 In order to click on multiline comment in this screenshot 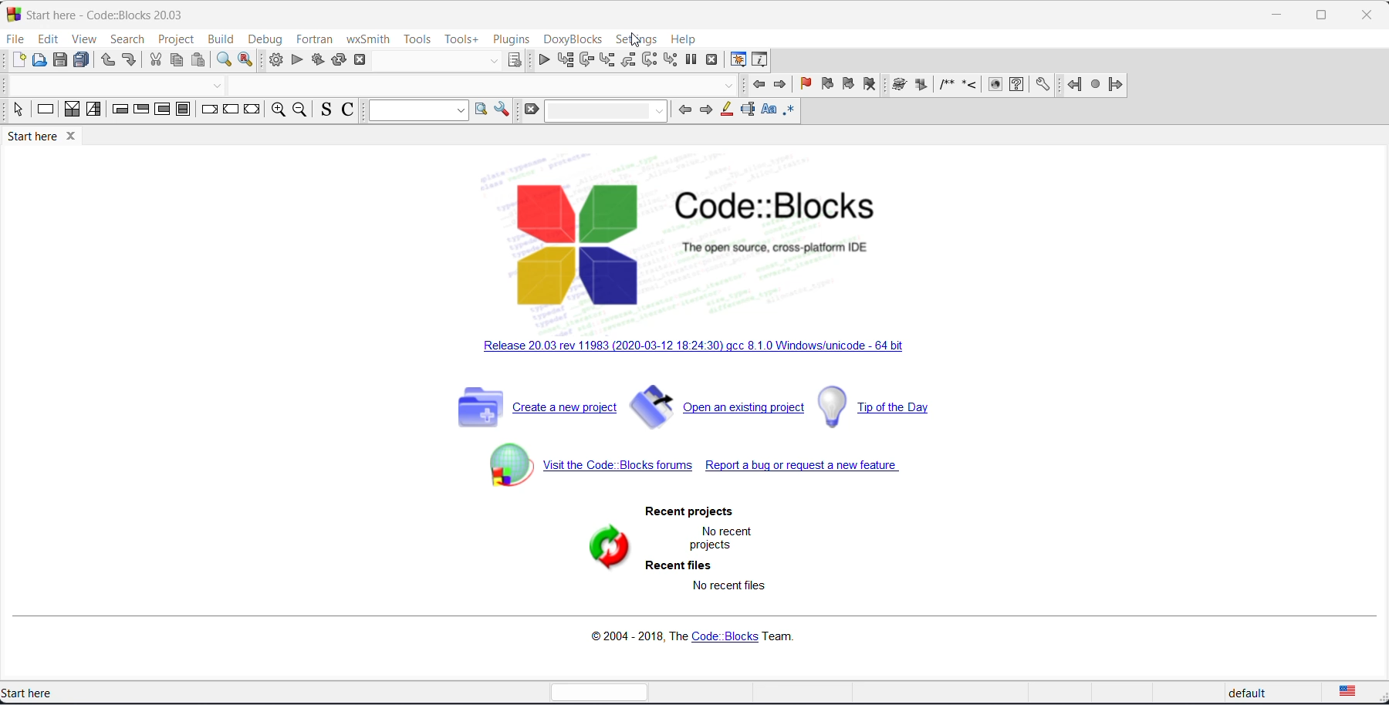, I will do `click(947, 83)`.